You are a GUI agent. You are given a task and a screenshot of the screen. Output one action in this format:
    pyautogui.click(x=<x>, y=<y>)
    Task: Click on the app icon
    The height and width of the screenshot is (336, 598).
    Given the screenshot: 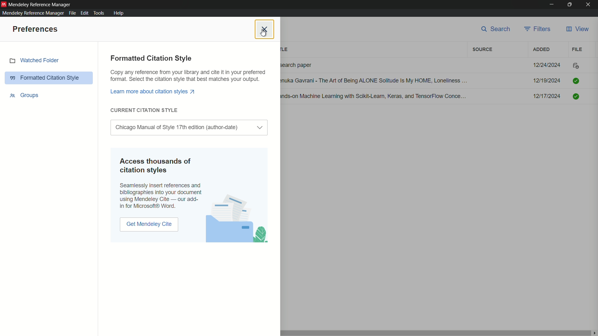 What is the action you would take?
    pyautogui.click(x=4, y=4)
    